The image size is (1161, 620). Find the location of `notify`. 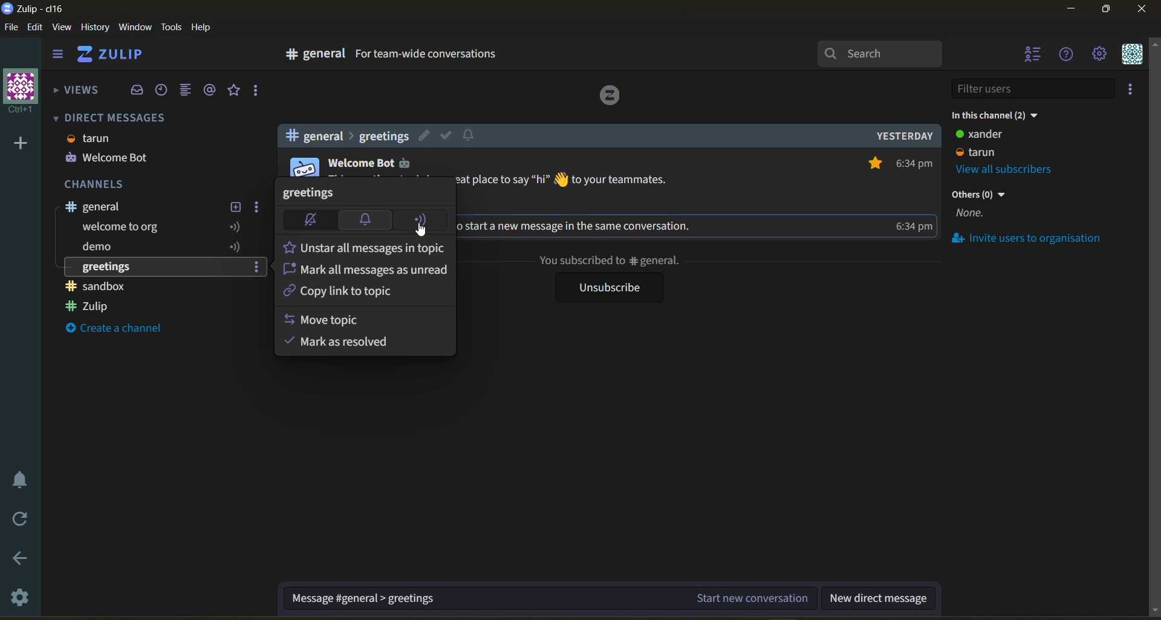

notify is located at coordinates (470, 137).